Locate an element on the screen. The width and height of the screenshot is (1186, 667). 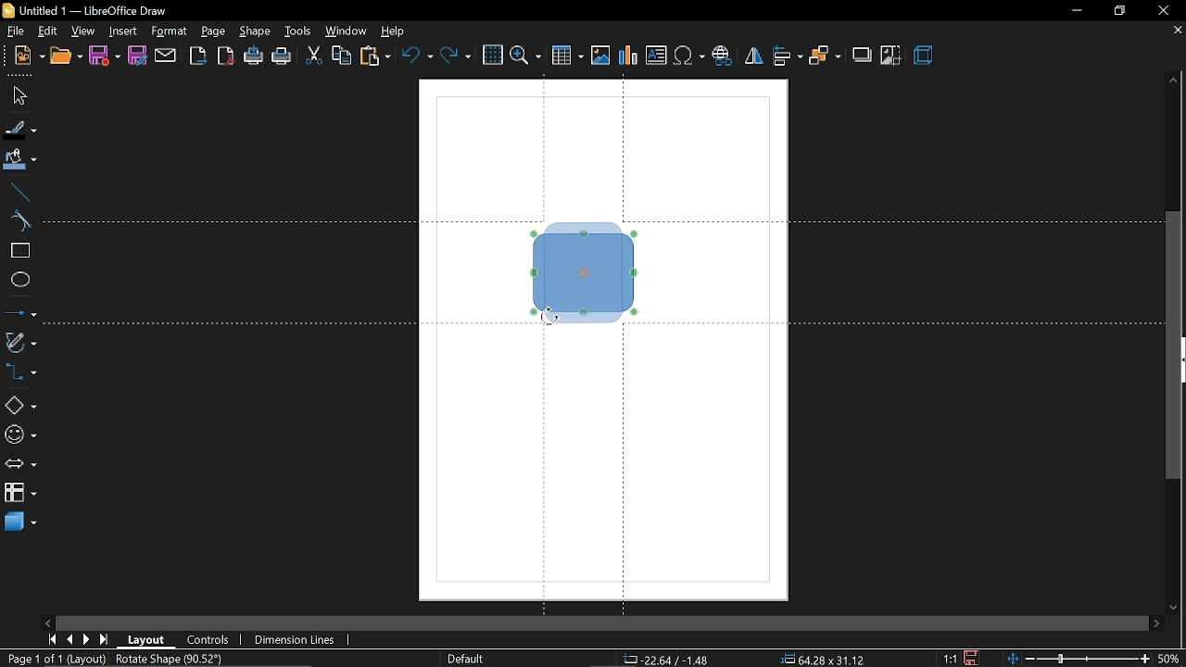
arrange is located at coordinates (825, 57).